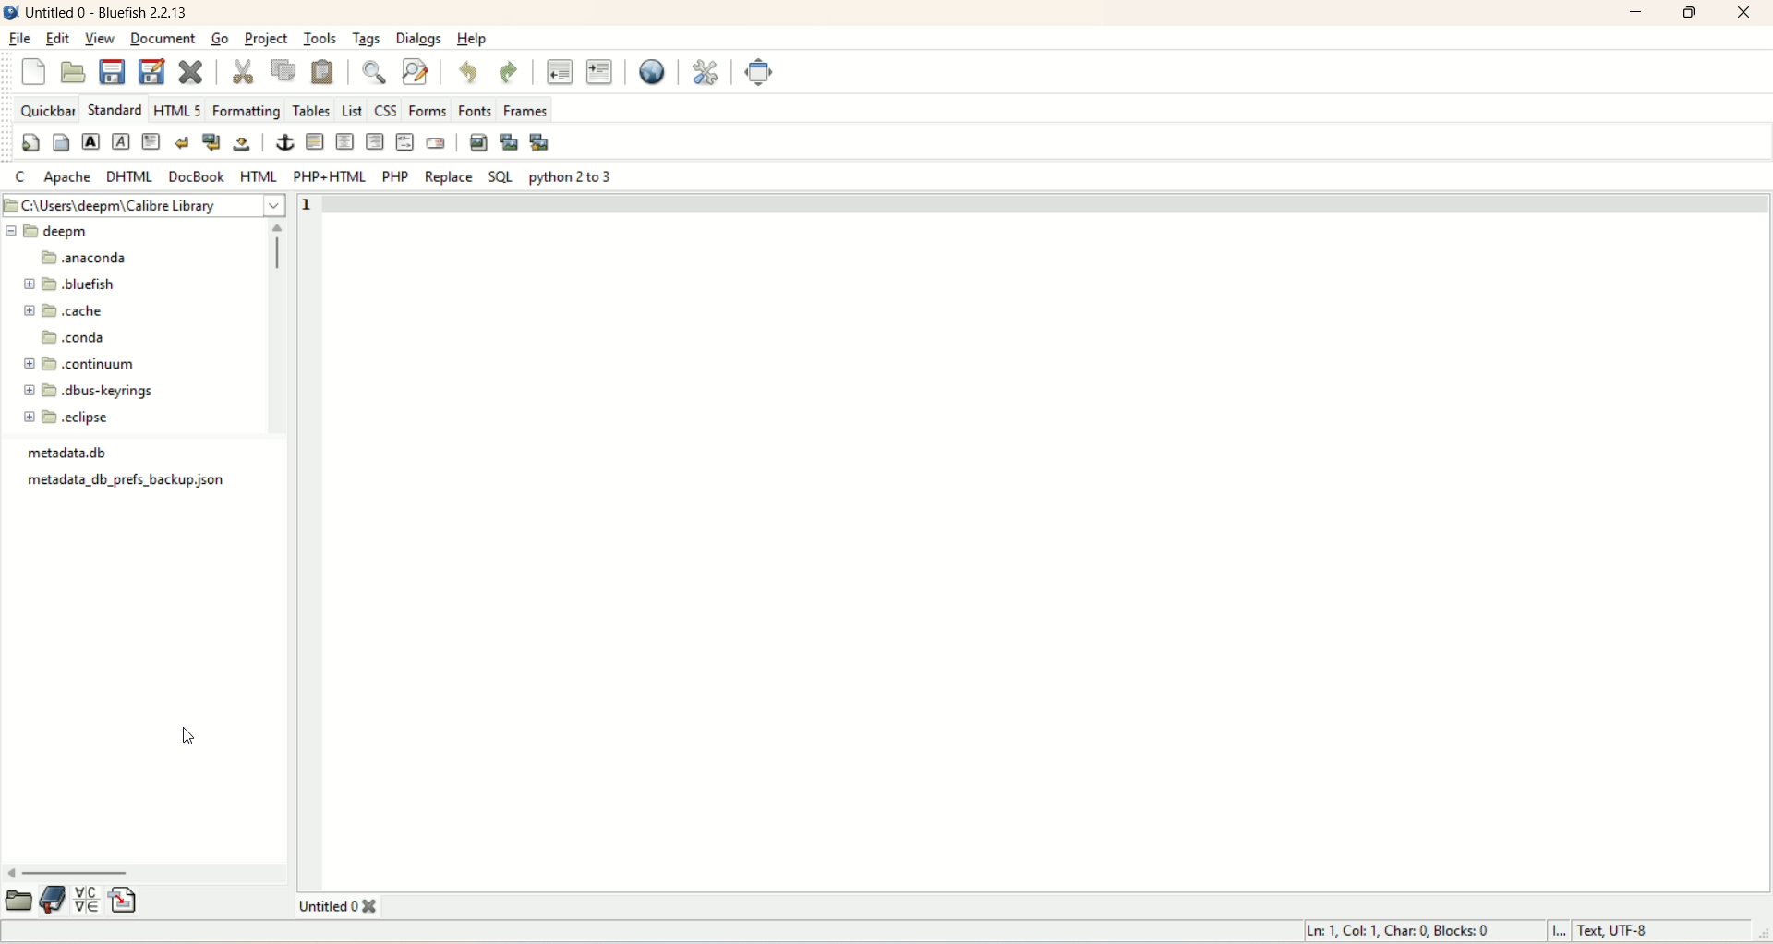 The image size is (1773, 944). I want to click on text, UTF-8, so click(1643, 931).